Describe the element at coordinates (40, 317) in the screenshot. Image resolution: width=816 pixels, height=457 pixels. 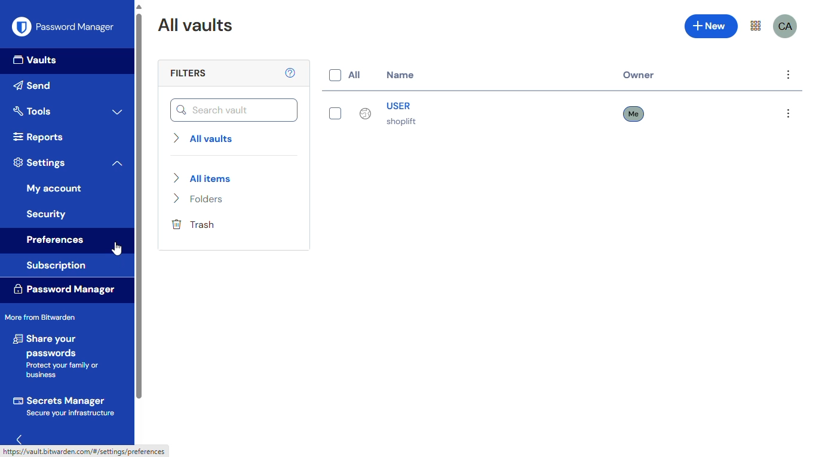
I see `more from bitwarden` at that location.